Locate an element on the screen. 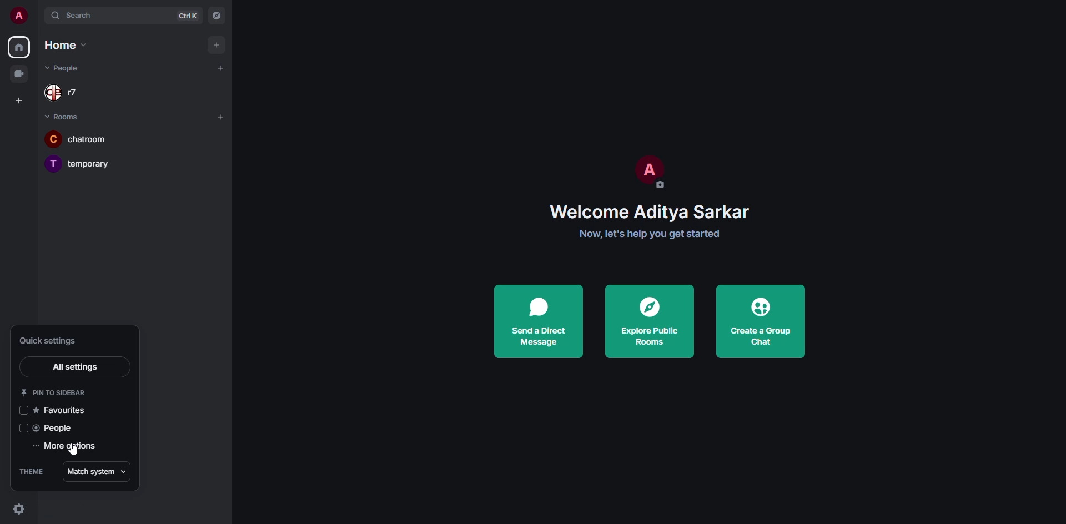 The width and height of the screenshot is (1066, 524). cursor is located at coordinates (74, 454).